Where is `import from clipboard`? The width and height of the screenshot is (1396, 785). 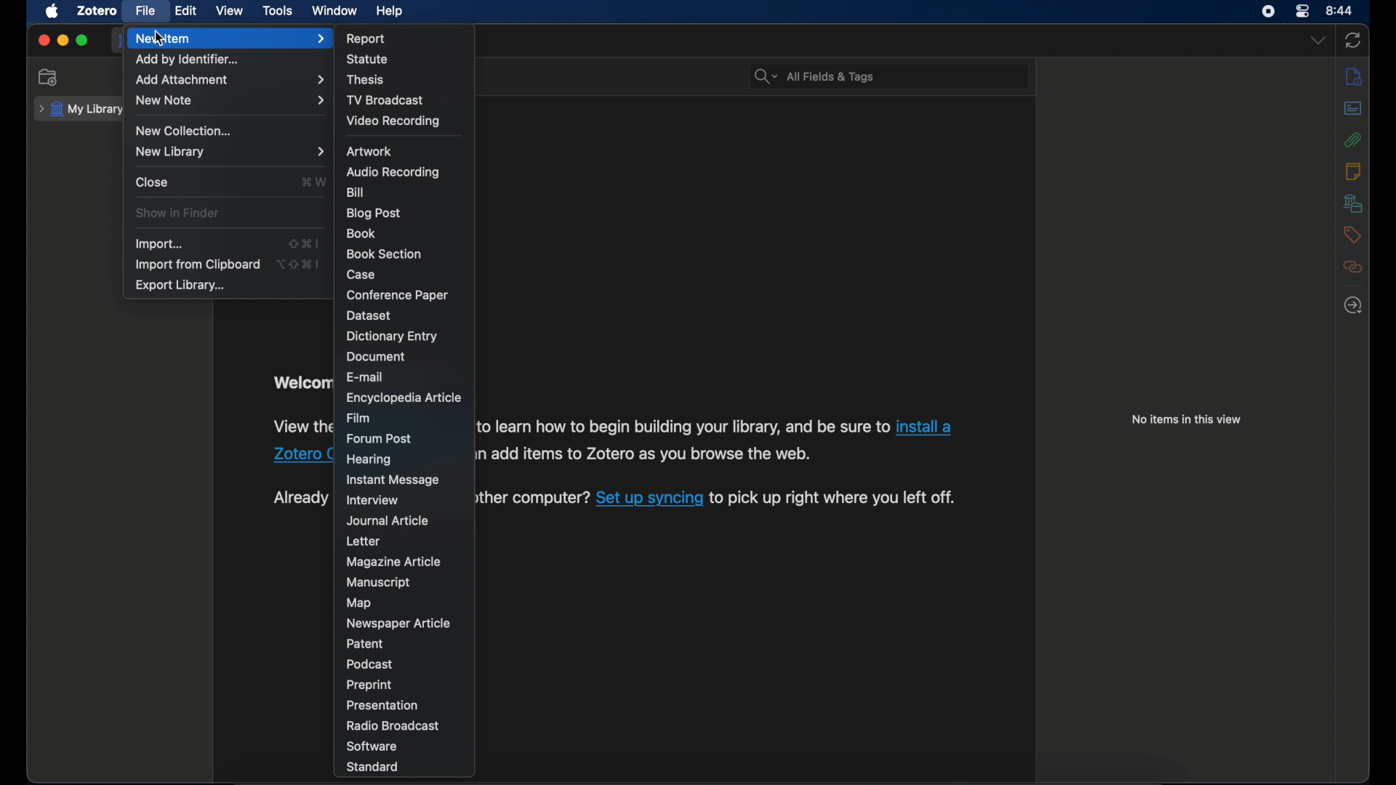
import from clipboard is located at coordinates (196, 265).